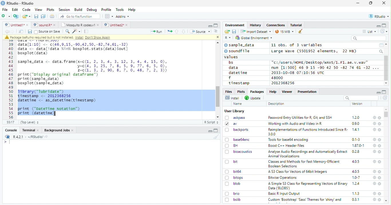 Image resolution: width=391 pixels, height=205 pixels. Describe the element at coordinates (29, 122) in the screenshot. I see `(Top Level)` at that location.